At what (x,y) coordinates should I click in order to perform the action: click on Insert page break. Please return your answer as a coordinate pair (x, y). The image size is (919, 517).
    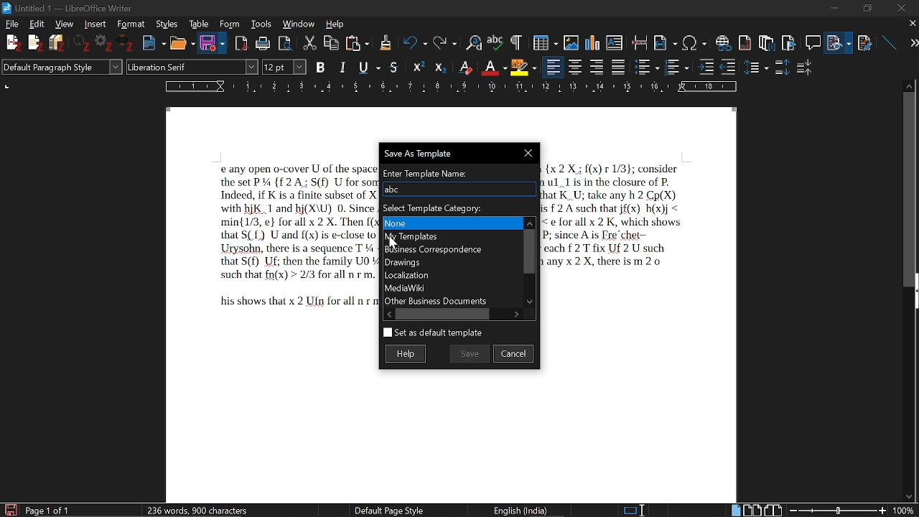
    Looking at the image, I should click on (640, 40).